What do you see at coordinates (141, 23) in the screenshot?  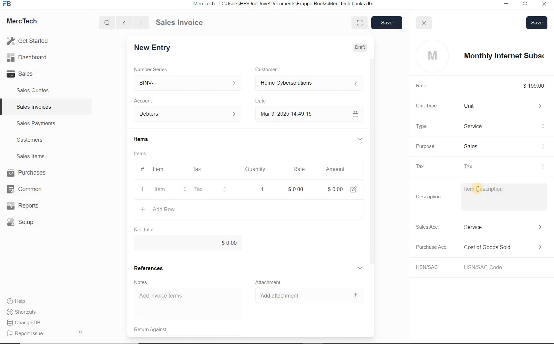 I see `Go forward` at bounding box center [141, 23].